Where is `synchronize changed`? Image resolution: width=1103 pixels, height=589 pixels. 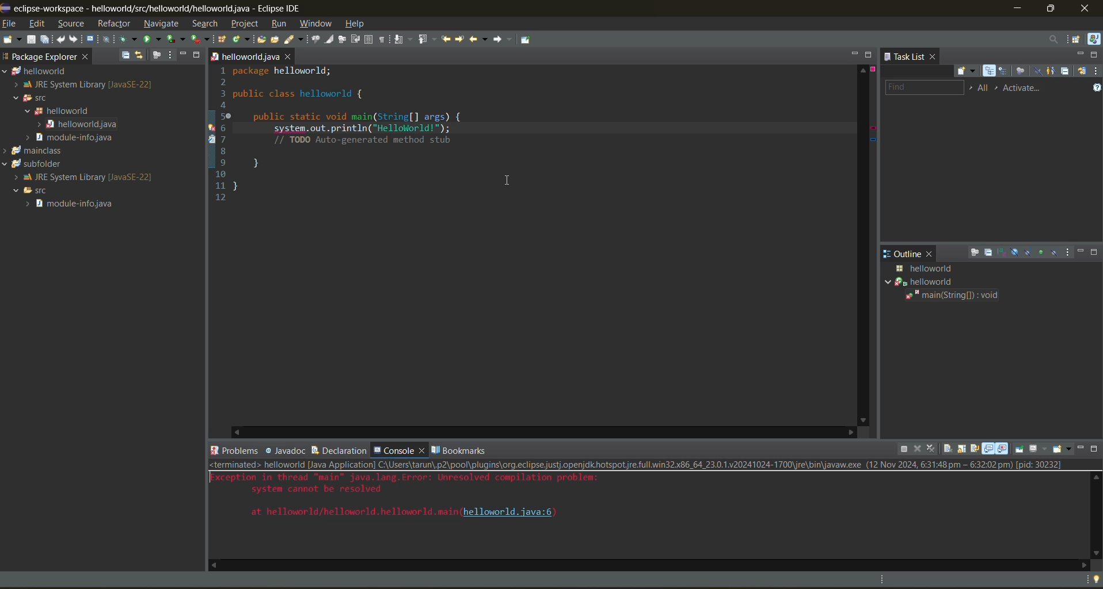 synchronize changed is located at coordinates (1082, 72).